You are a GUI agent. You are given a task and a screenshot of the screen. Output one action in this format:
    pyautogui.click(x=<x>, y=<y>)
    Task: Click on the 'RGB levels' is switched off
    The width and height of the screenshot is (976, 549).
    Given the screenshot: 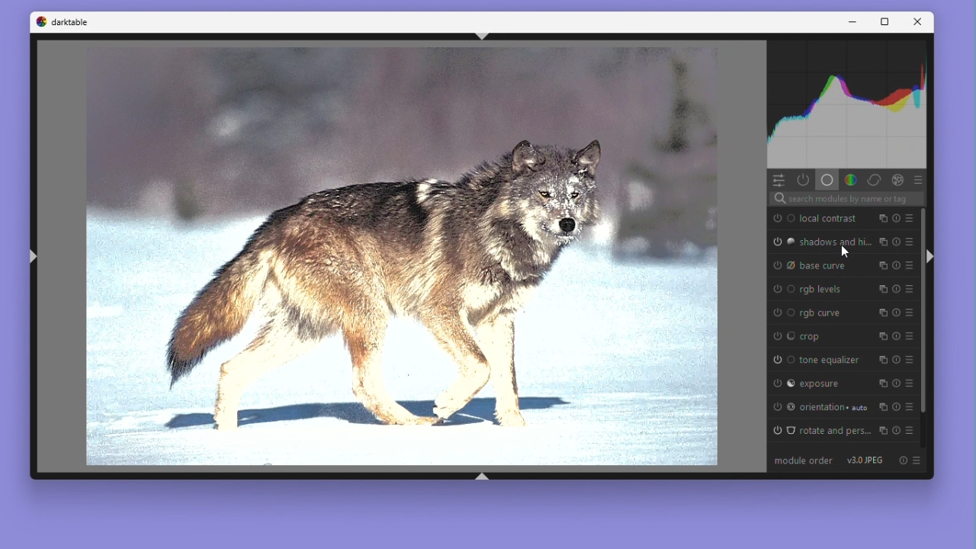 What is the action you would take?
    pyautogui.click(x=779, y=288)
    